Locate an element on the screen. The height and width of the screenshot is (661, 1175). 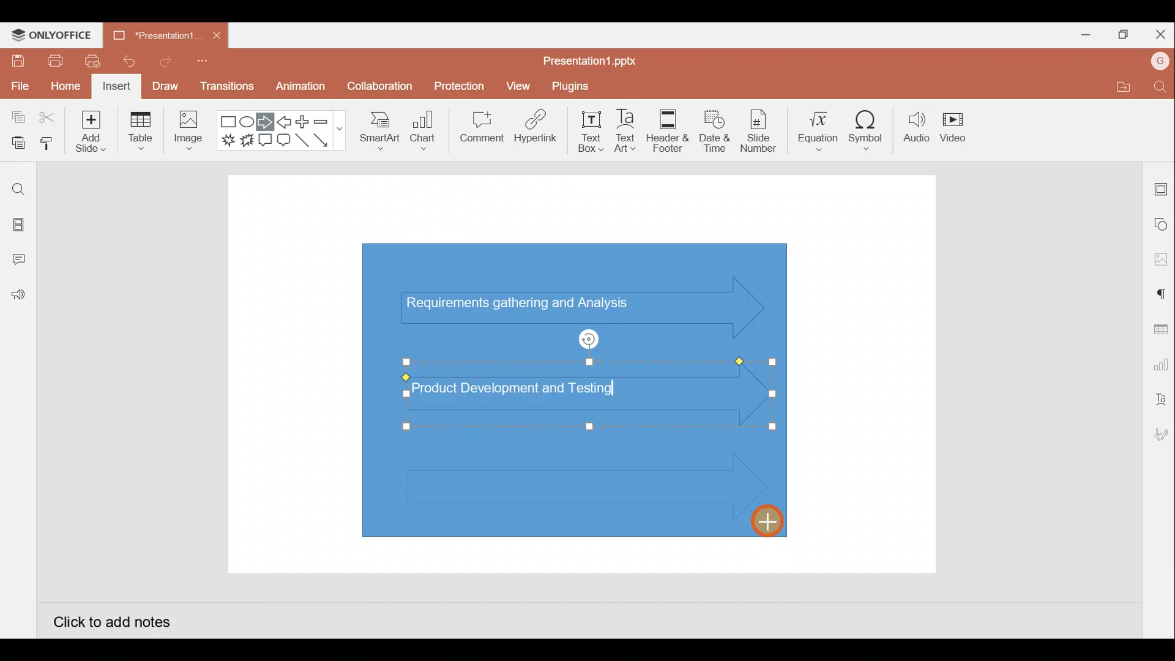
Paste is located at coordinates (15, 144).